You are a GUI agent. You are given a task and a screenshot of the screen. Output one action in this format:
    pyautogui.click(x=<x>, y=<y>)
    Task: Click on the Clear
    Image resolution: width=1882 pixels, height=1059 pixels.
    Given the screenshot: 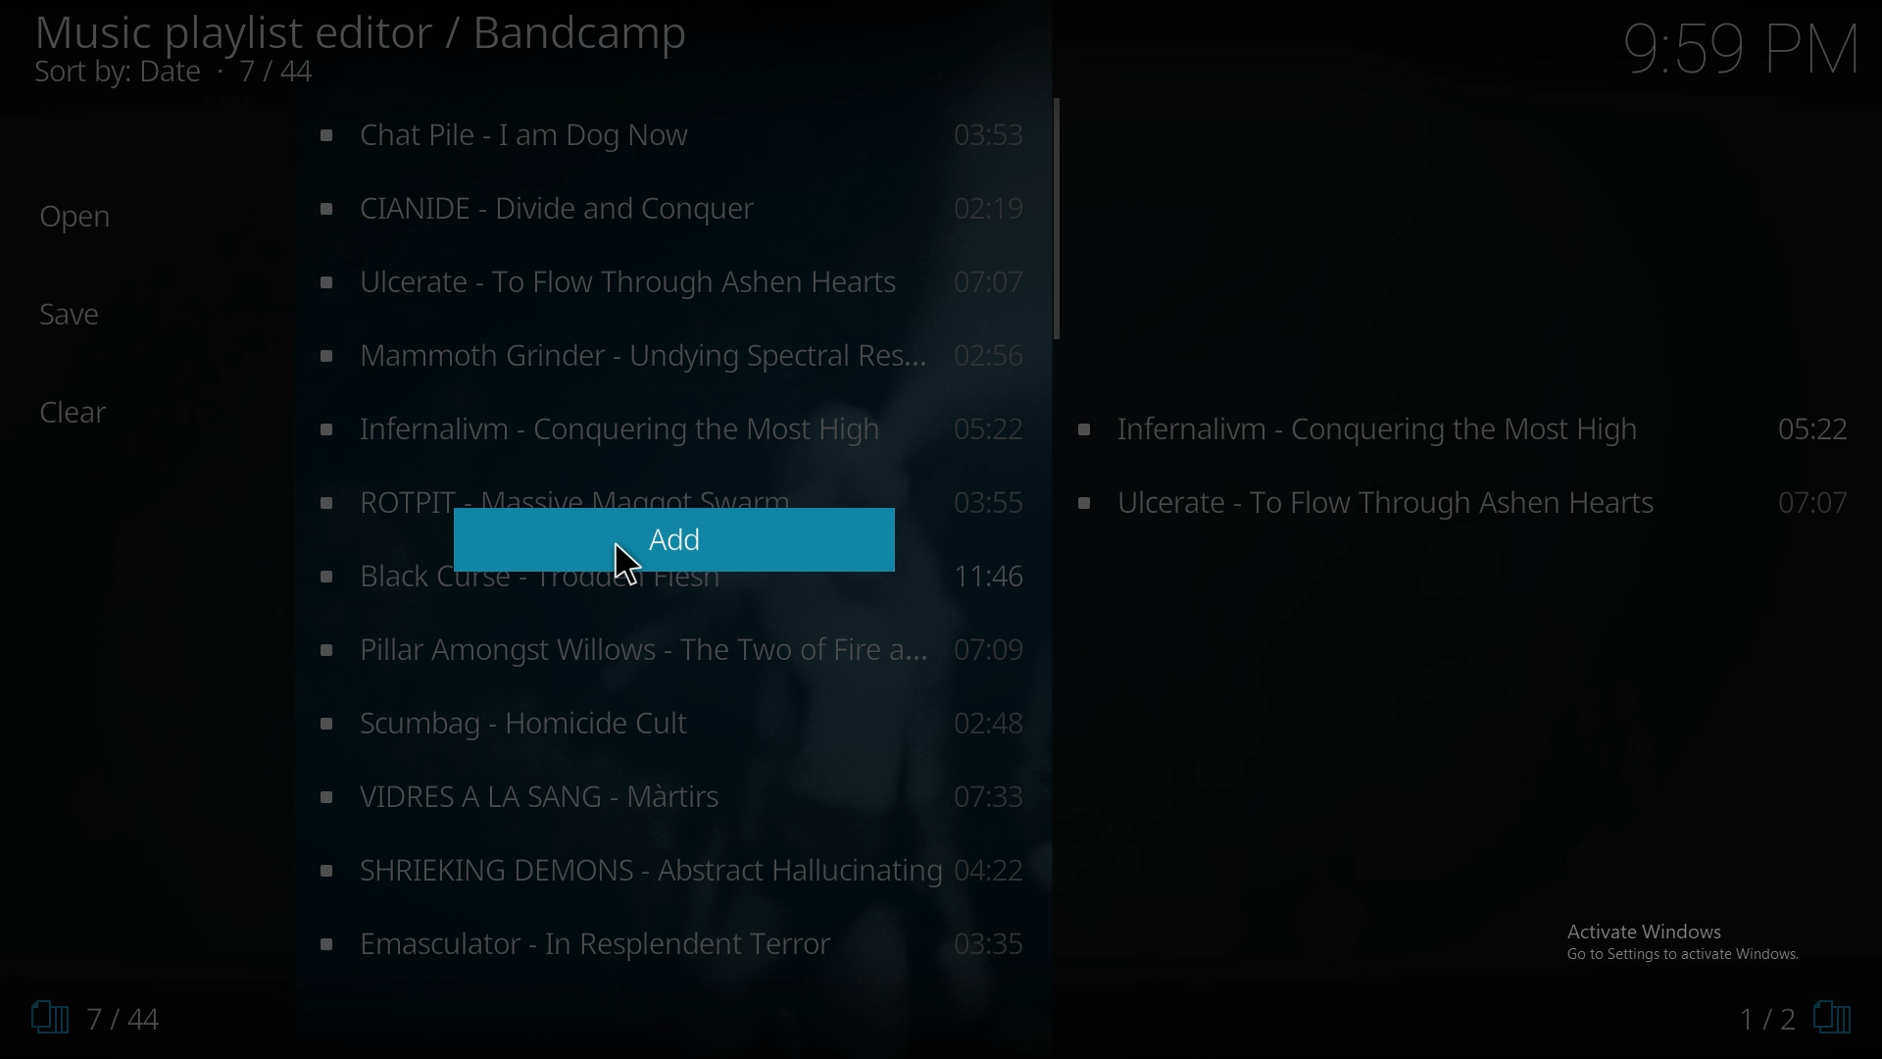 What is the action you would take?
    pyautogui.click(x=85, y=413)
    